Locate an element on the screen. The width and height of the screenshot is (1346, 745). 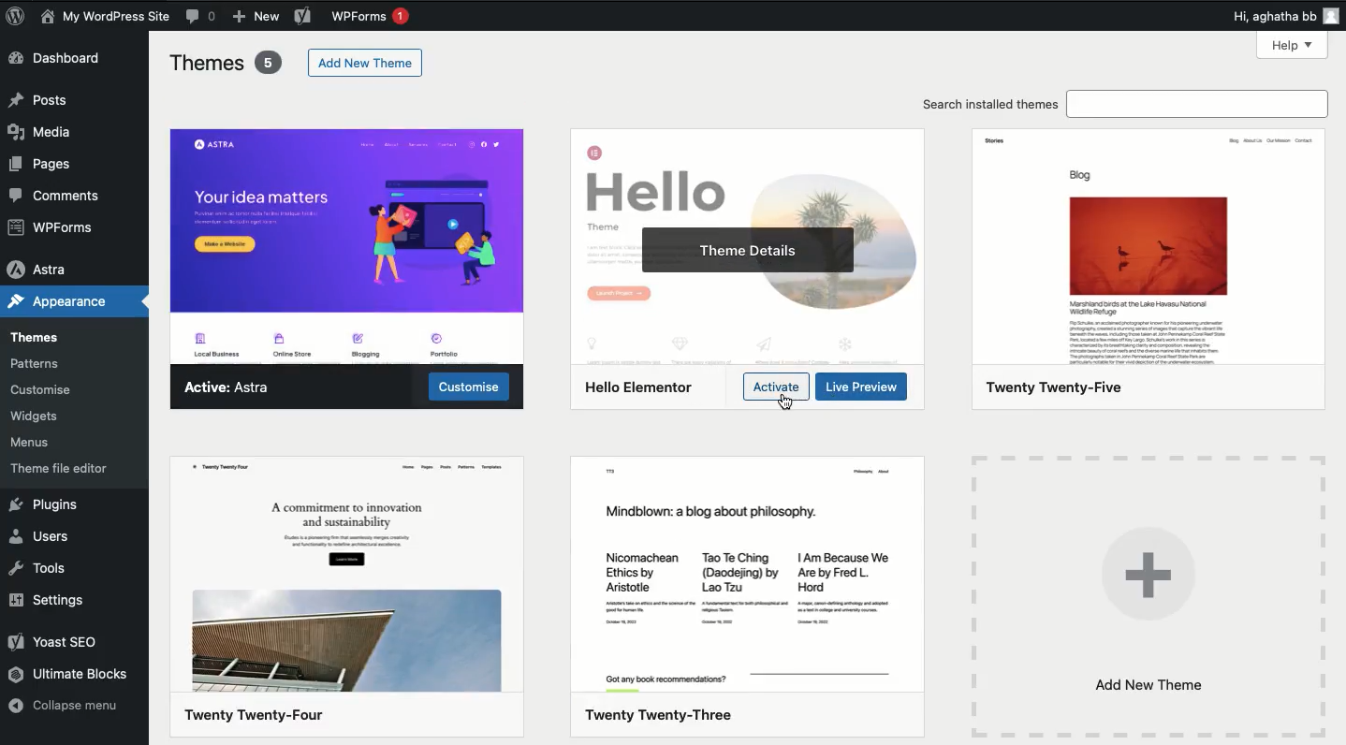
Comments is located at coordinates (201, 17).